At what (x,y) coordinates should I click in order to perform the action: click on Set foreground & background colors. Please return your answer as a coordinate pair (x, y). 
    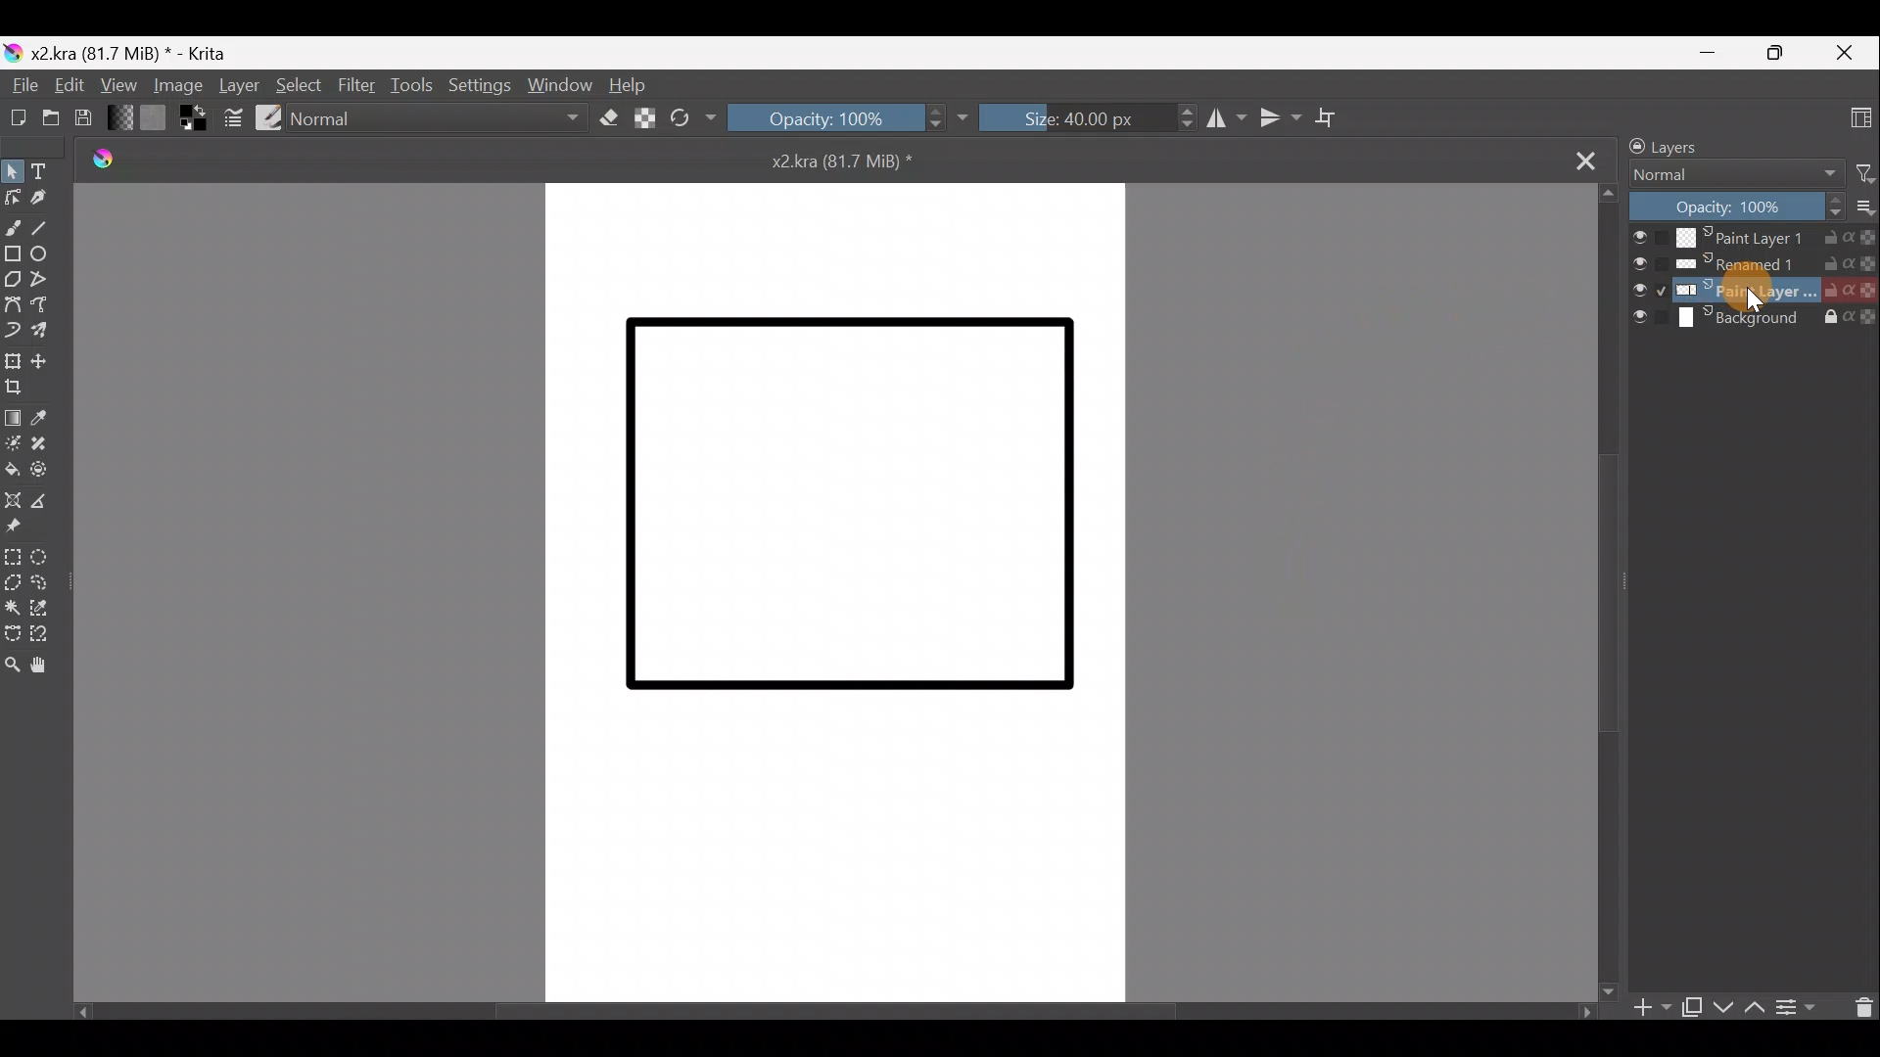
    Looking at the image, I should click on (189, 119).